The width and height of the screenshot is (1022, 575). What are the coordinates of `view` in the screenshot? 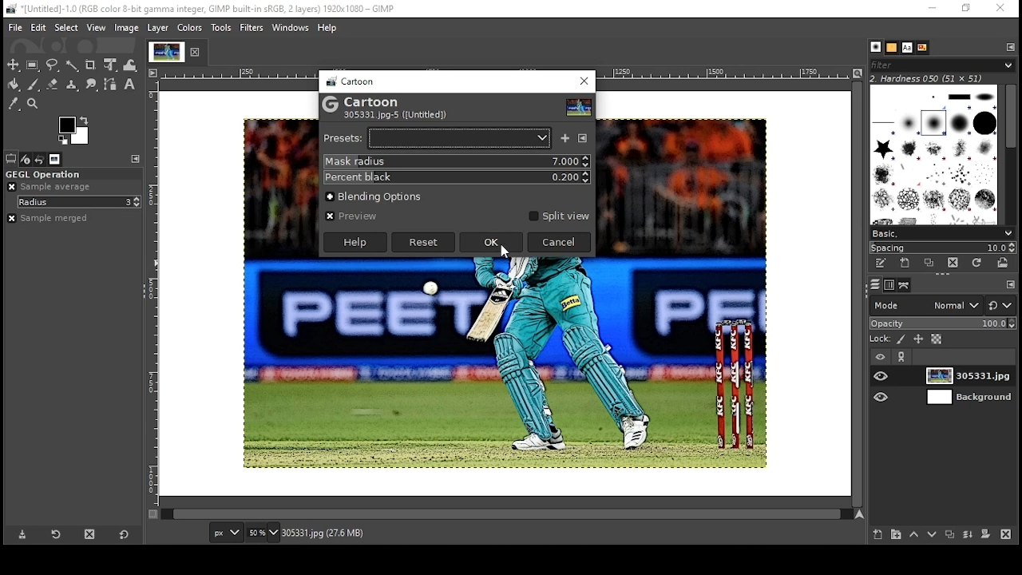 It's located at (96, 27).